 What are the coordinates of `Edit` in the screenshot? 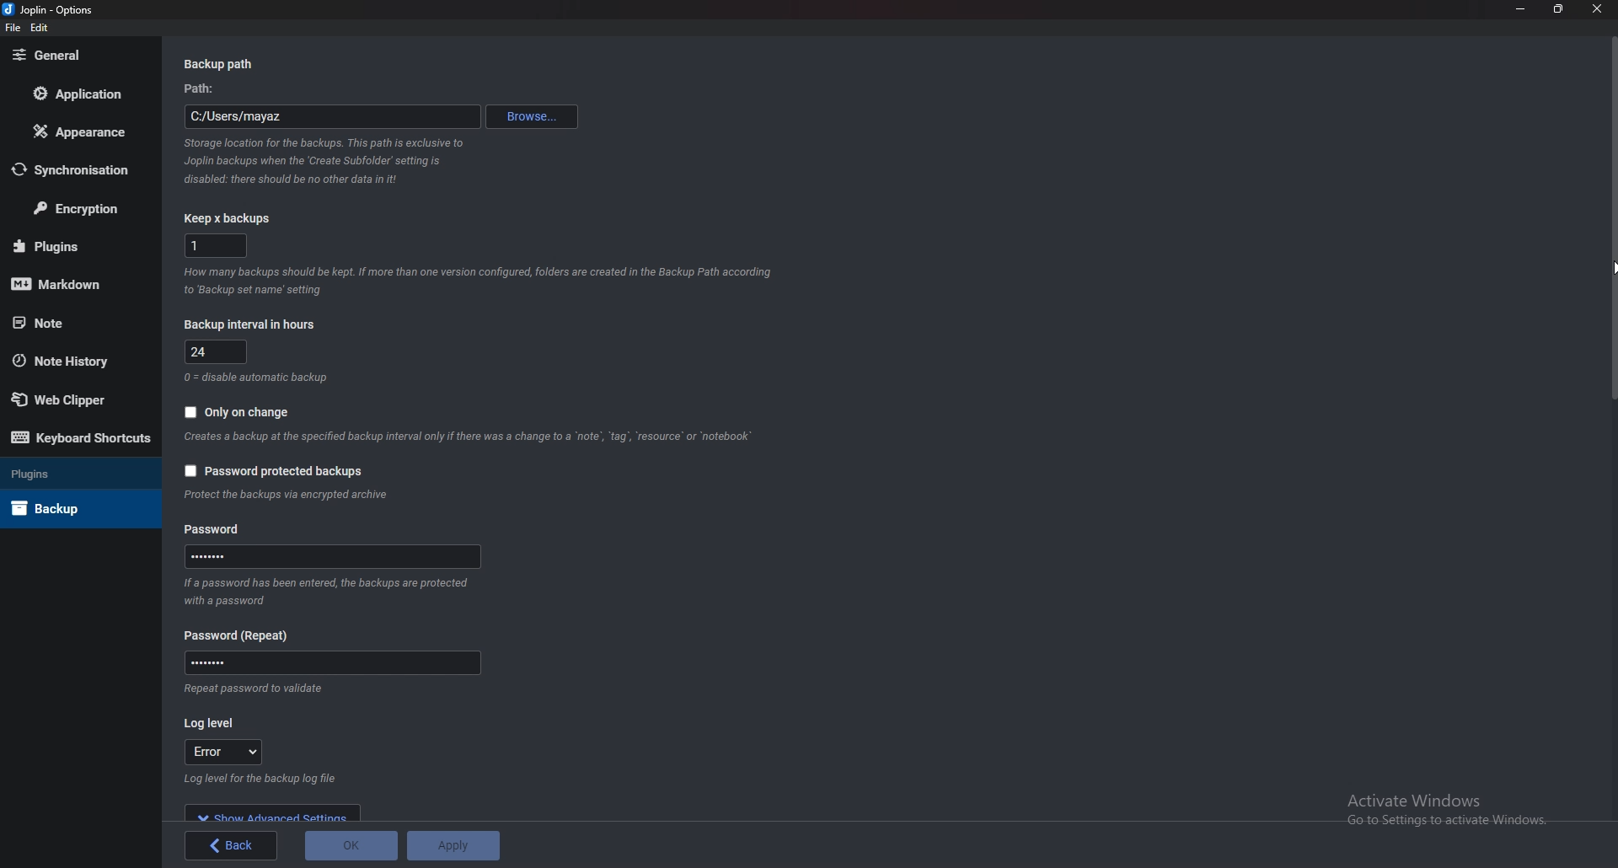 It's located at (40, 28).